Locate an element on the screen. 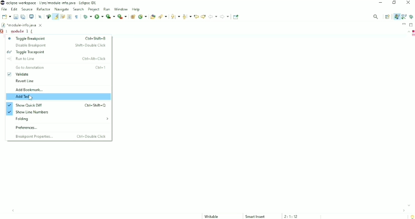  Debug is located at coordinates (87, 17).